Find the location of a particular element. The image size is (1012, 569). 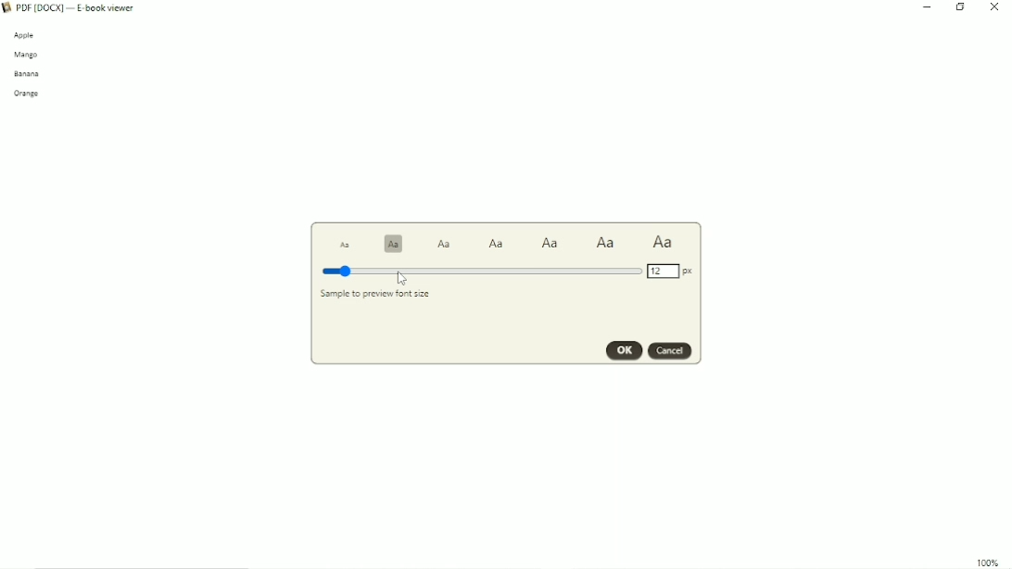

Text size is located at coordinates (498, 244).